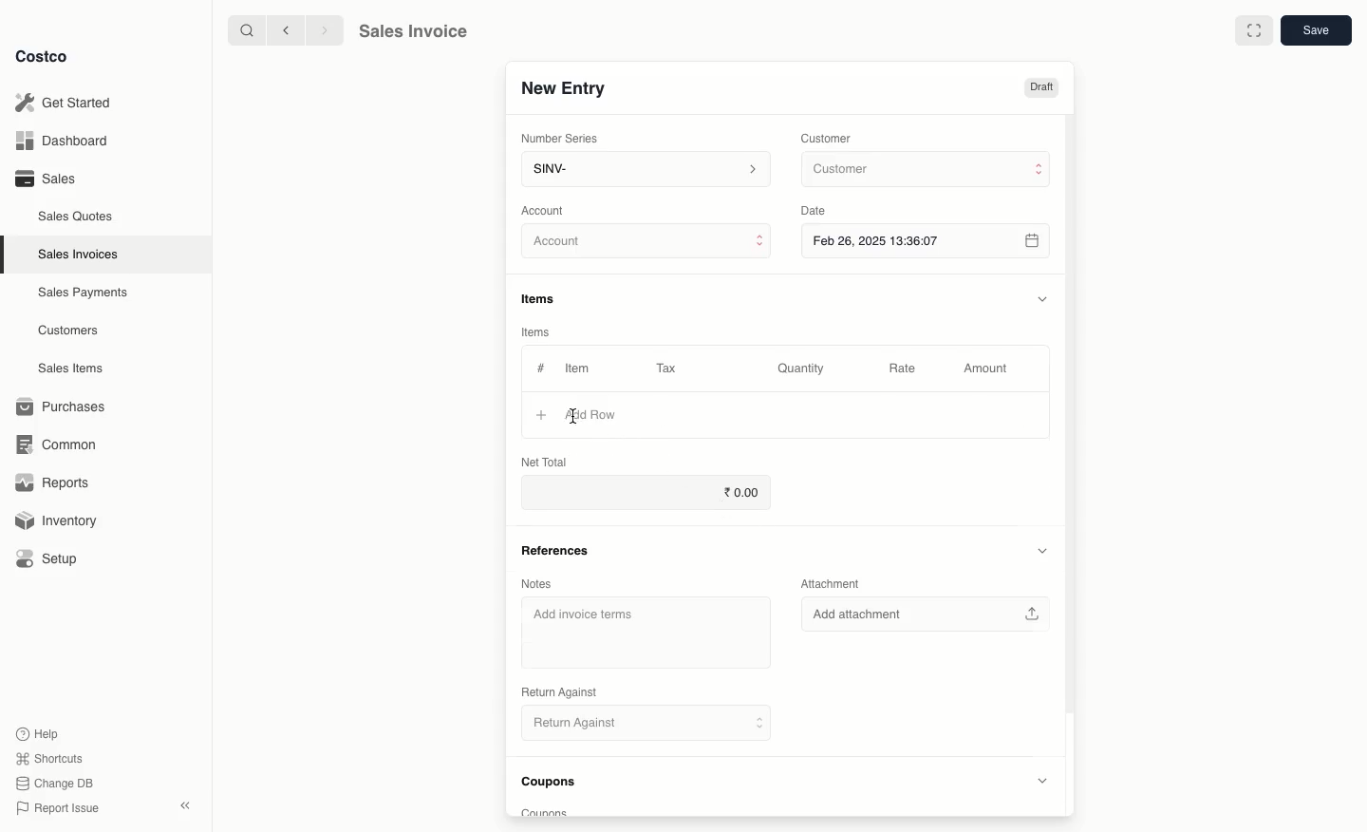  I want to click on Report Issue, so click(54, 808).